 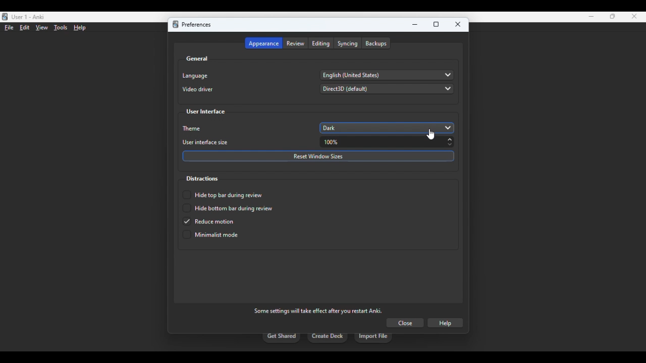 What do you see at coordinates (387, 89) in the screenshot?
I see `direct3D (default)` at bounding box center [387, 89].